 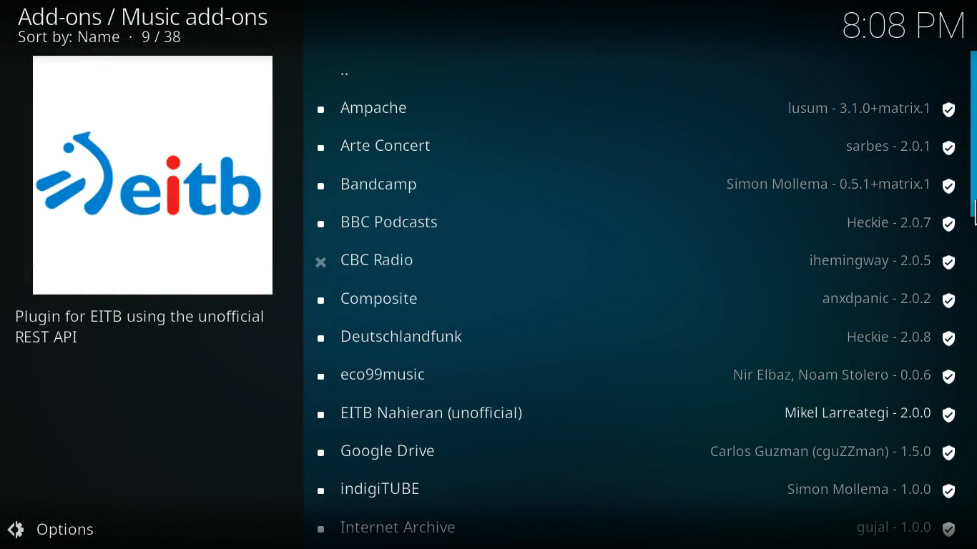 I want to click on add-on logo, so click(x=154, y=177).